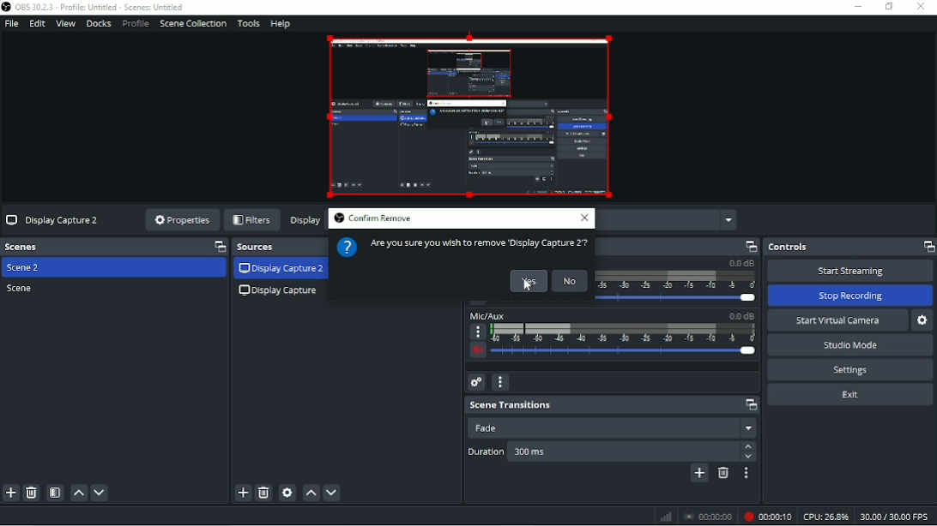 This screenshot has height=526, width=937. What do you see at coordinates (372, 218) in the screenshot?
I see `Confirm remove` at bounding box center [372, 218].